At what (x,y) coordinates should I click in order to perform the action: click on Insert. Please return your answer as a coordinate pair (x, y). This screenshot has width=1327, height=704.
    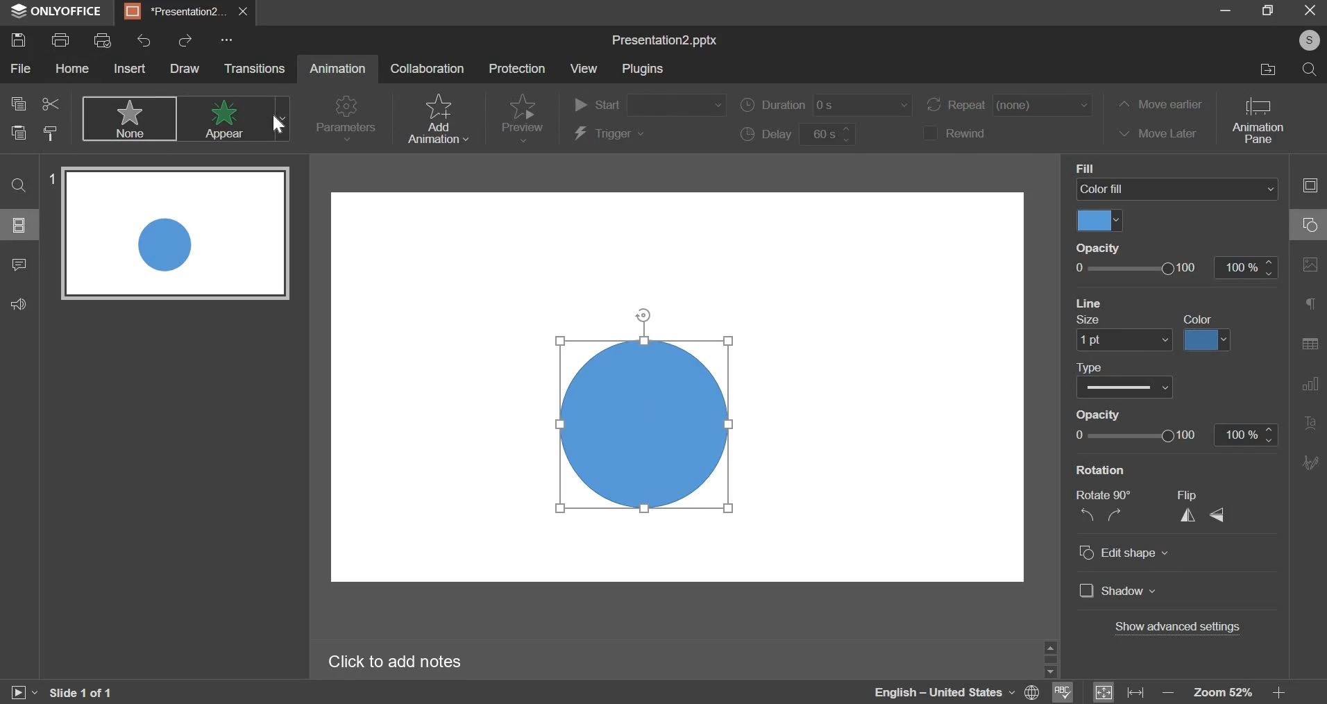
    Looking at the image, I should click on (130, 69).